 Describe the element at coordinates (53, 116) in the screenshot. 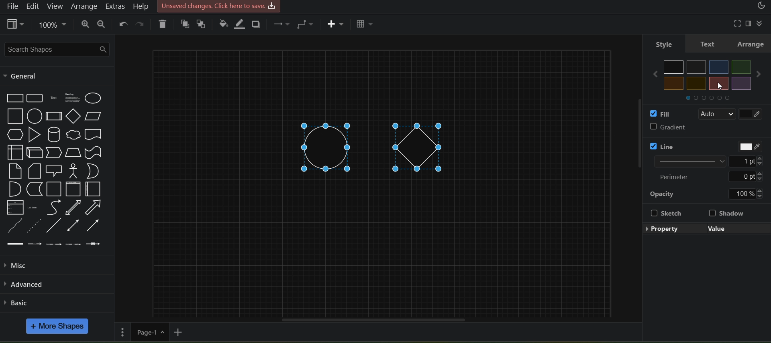

I see `Process` at that location.